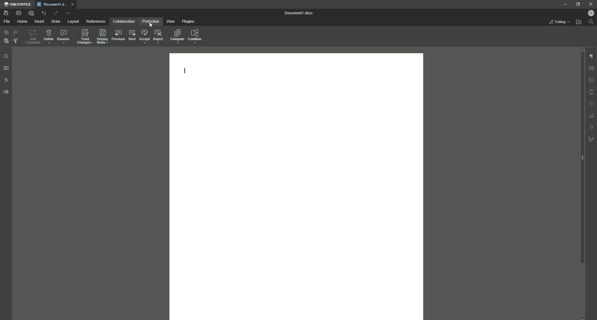 The height and width of the screenshot is (320, 597). Describe the element at coordinates (18, 4) in the screenshot. I see `ONLYOFFICE` at that location.